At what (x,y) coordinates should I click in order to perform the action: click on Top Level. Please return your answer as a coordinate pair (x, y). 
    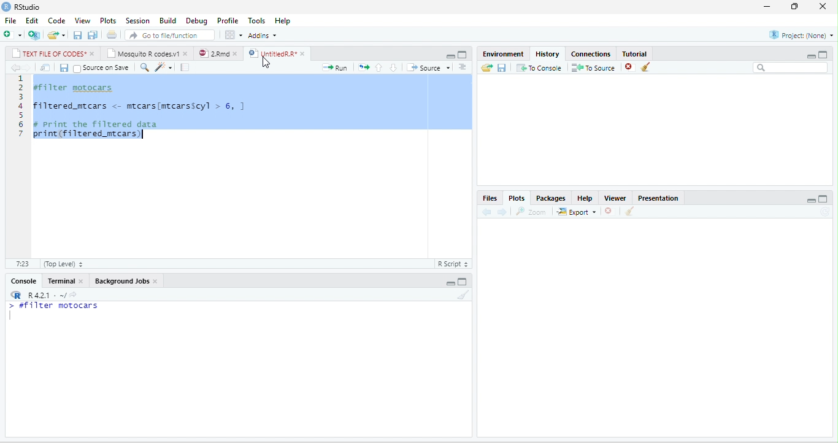
    Looking at the image, I should click on (64, 264).